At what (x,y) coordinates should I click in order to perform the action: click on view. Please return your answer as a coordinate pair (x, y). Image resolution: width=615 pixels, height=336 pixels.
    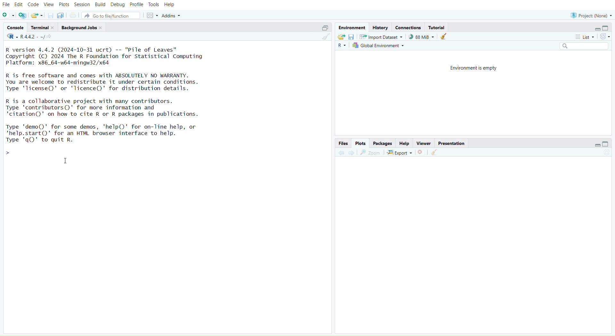
    Looking at the image, I should click on (49, 5).